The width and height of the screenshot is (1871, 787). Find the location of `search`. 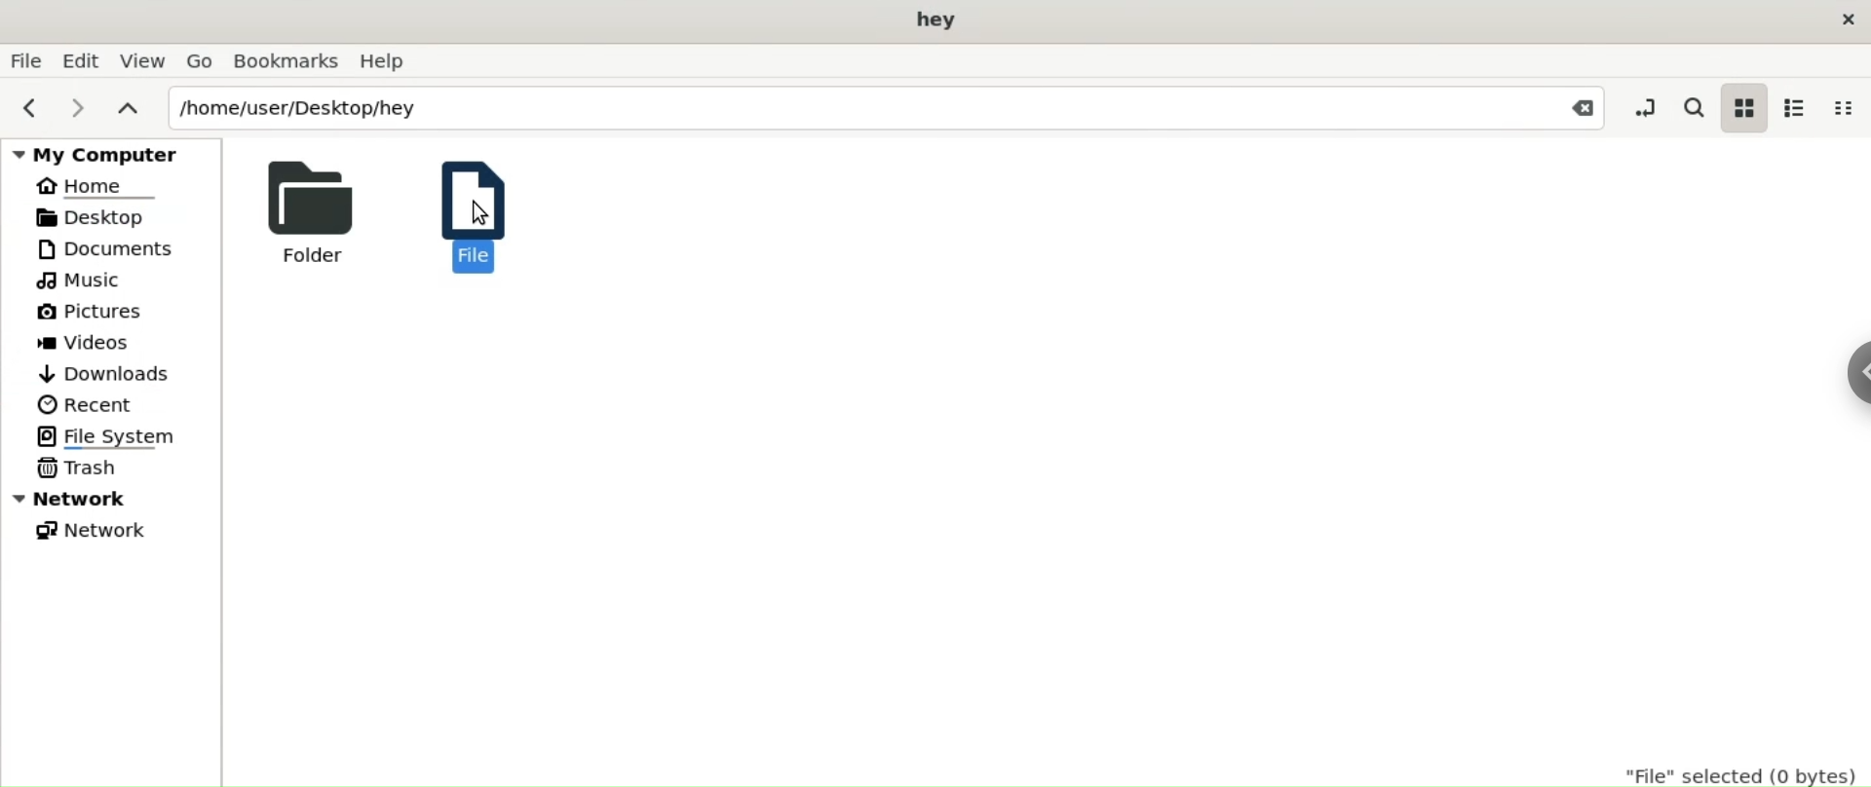

search is located at coordinates (1693, 107).